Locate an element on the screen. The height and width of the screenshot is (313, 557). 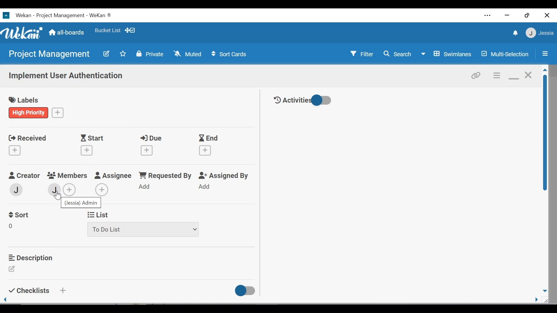
Sort is located at coordinates (19, 215).